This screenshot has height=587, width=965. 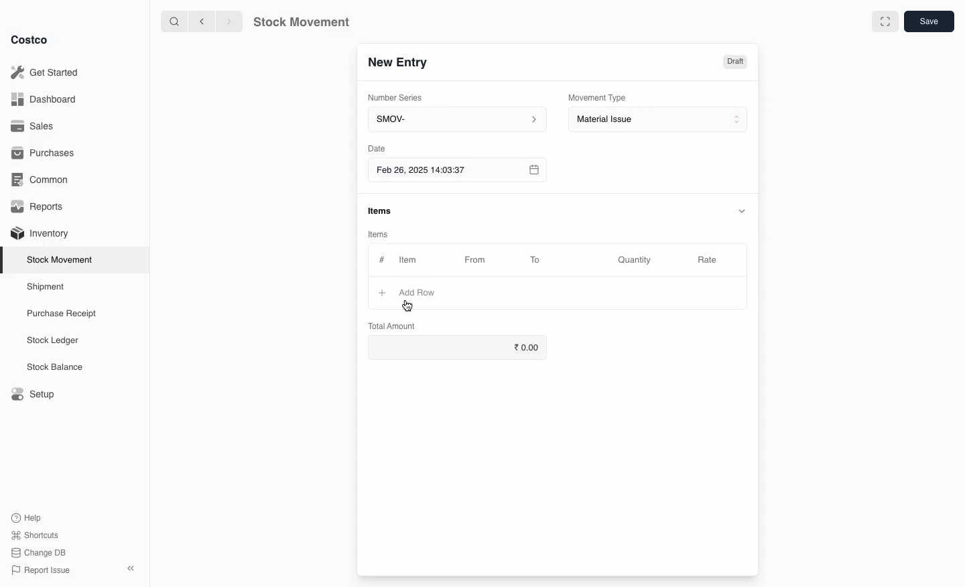 What do you see at coordinates (31, 393) in the screenshot?
I see `Setup` at bounding box center [31, 393].